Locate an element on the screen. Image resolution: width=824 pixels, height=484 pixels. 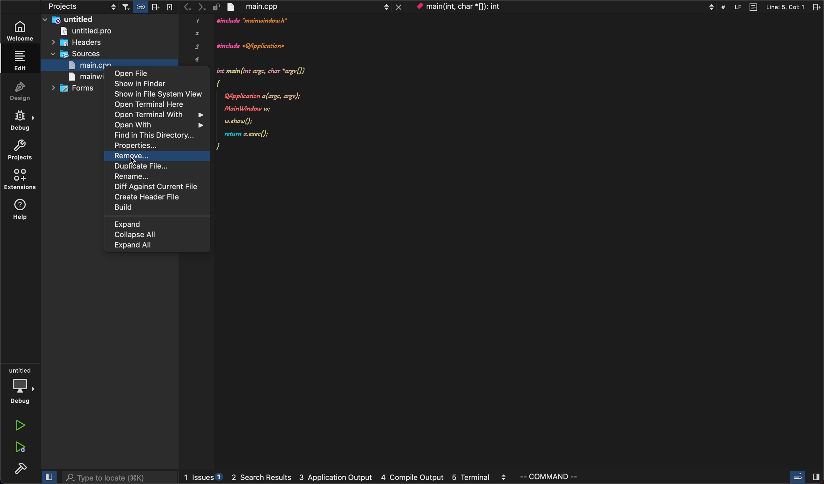
forms is located at coordinates (76, 89).